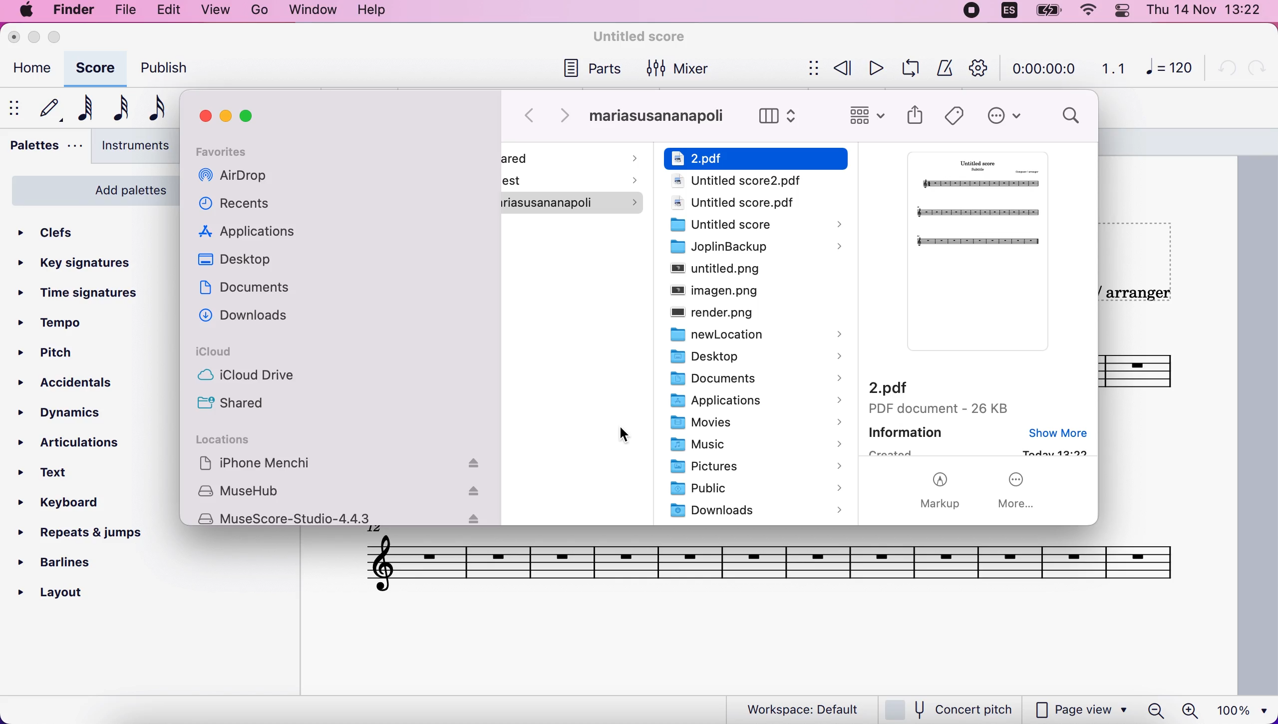  Describe the element at coordinates (748, 358) in the screenshot. I see `[3 Desktop >` at that location.